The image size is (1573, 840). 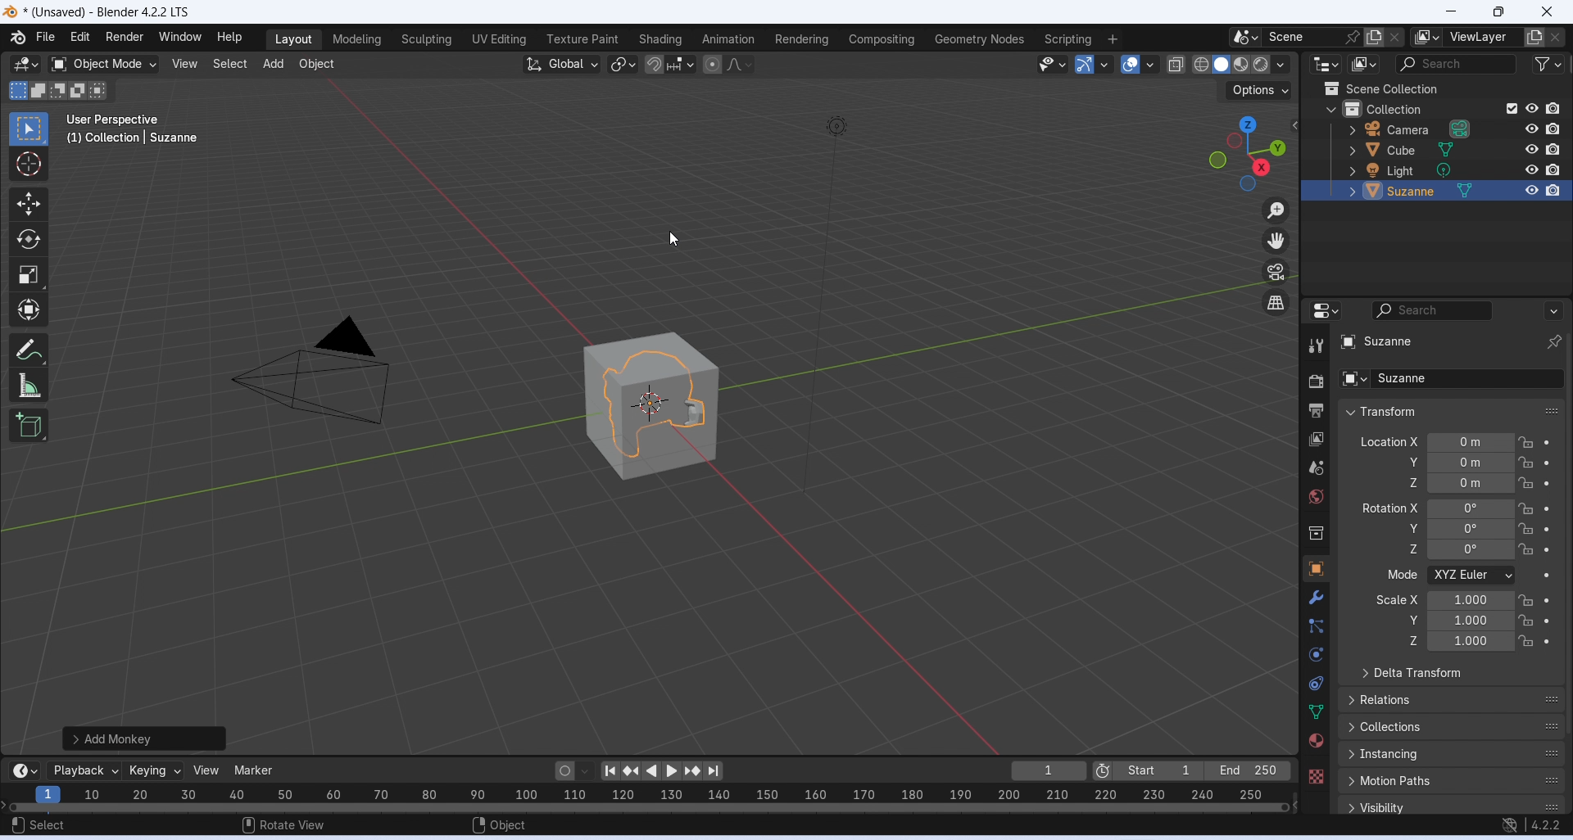 I want to click on Select box, so click(x=26, y=129).